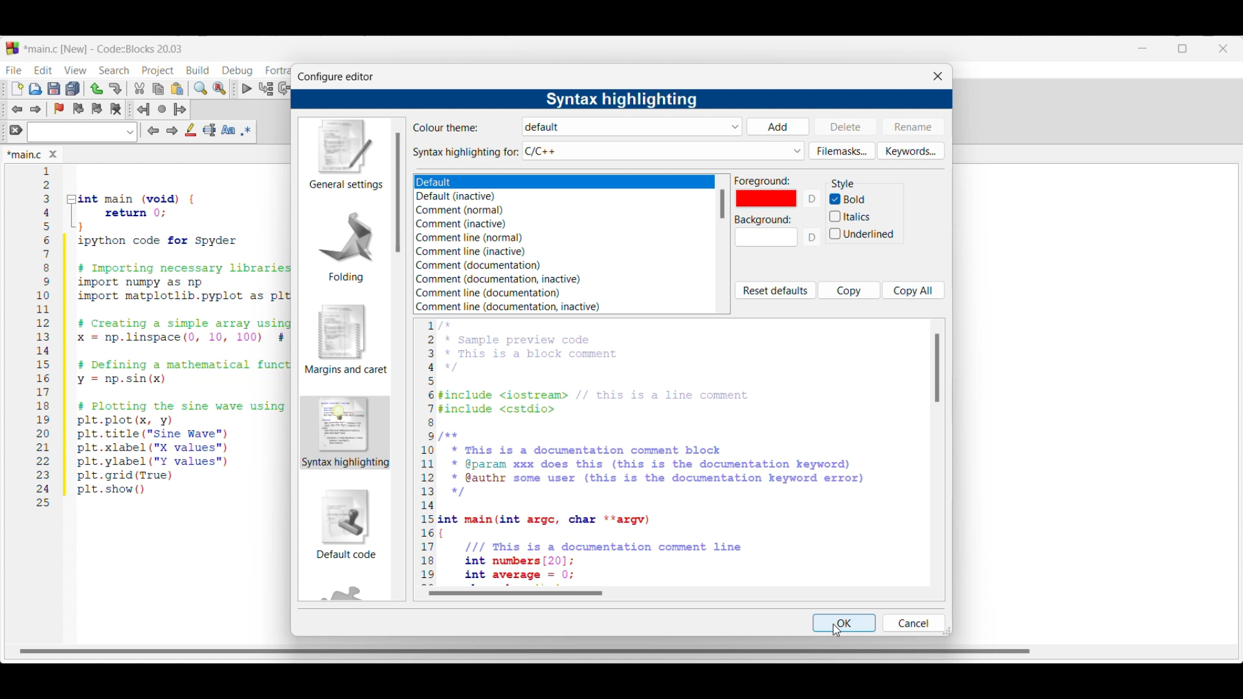  What do you see at coordinates (158, 89) in the screenshot?
I see `Copy` at bounding box center [158, 89].